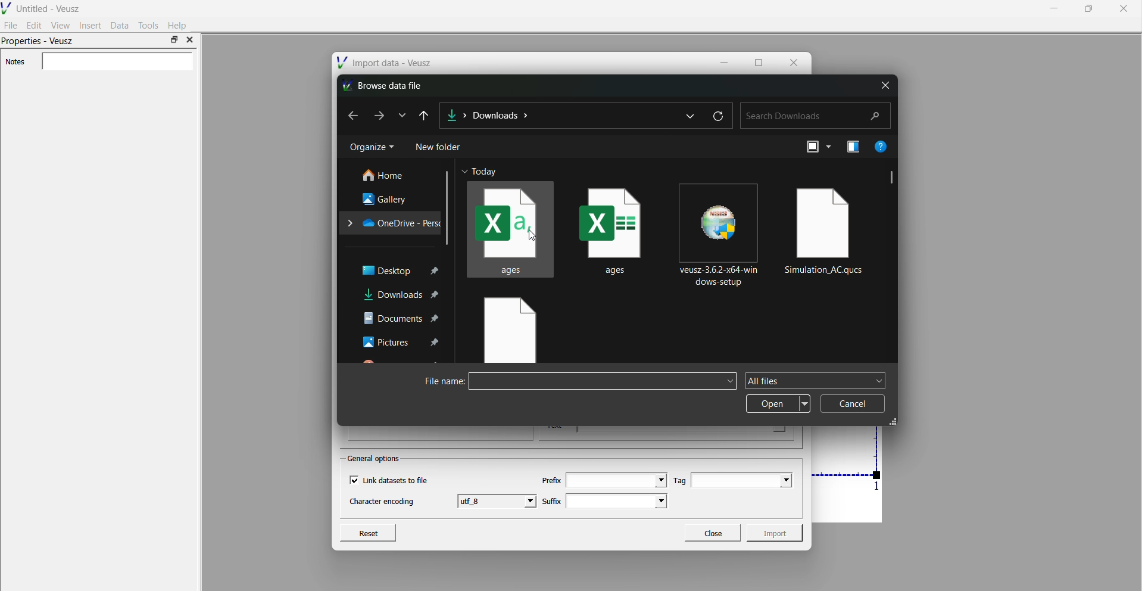 The width and height of the screenshot is (1142, 591). Describe the element at coordinates (778, 404) in the screenshot. I see `Open` at that location.